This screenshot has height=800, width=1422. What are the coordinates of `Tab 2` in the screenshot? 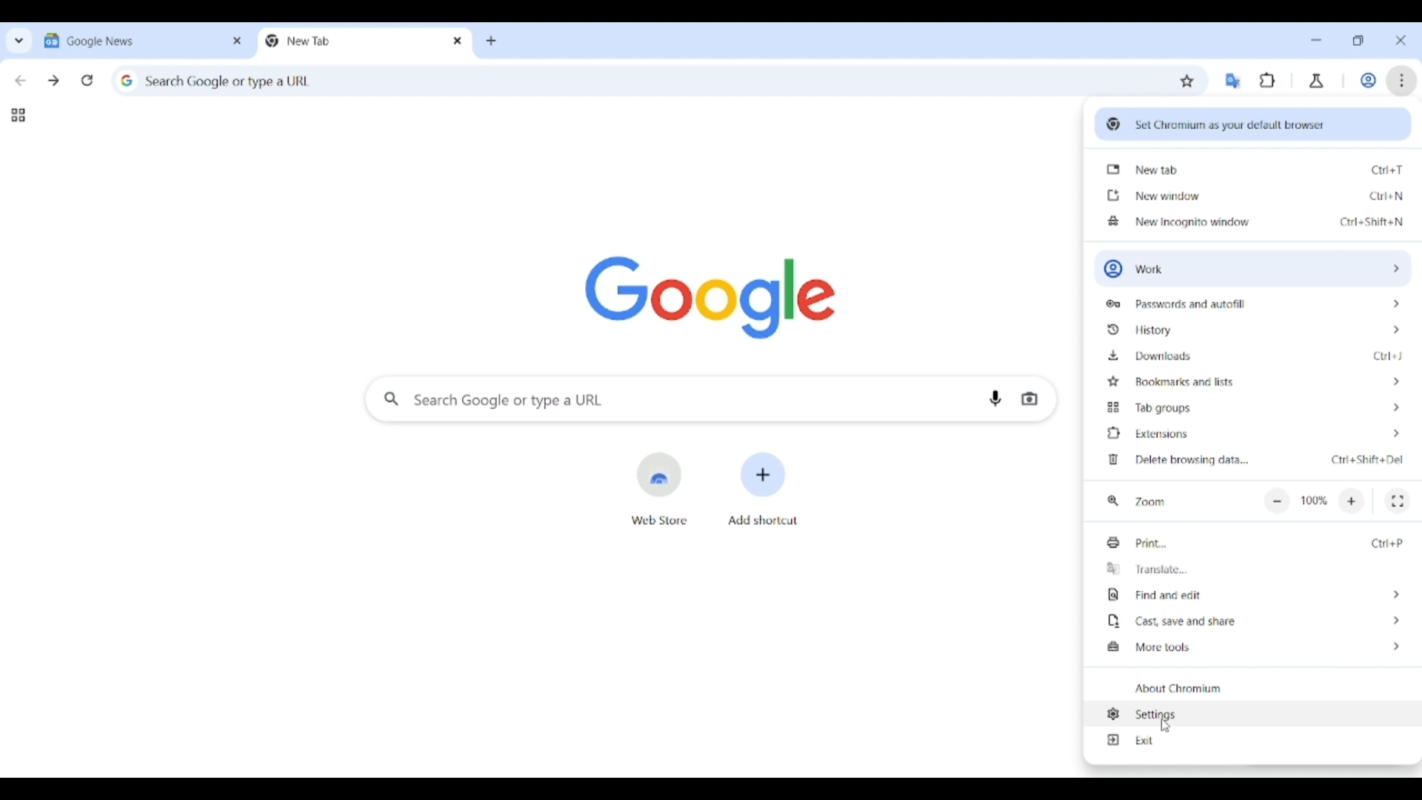 It's located at (352, 41).